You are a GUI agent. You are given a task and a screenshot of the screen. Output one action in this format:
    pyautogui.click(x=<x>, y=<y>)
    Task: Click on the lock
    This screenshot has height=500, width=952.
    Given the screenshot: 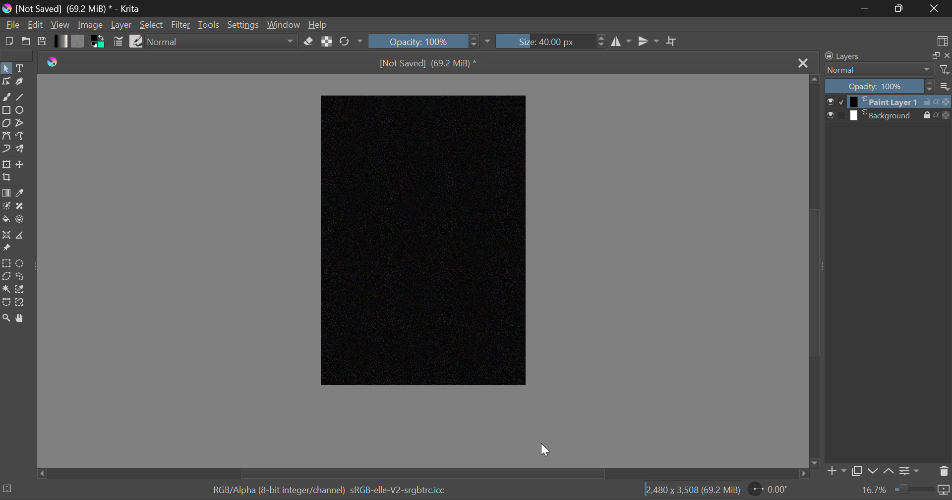 What is the action you would take?
    pyautogui.click(x=925, y=101)
    